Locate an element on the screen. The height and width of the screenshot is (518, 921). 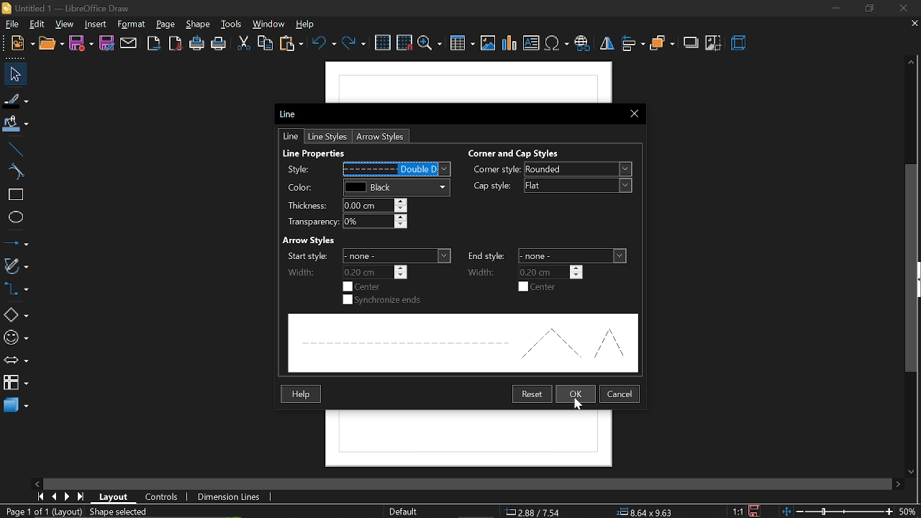
scaling factor (1:1) is located at coordinates (739, 512).